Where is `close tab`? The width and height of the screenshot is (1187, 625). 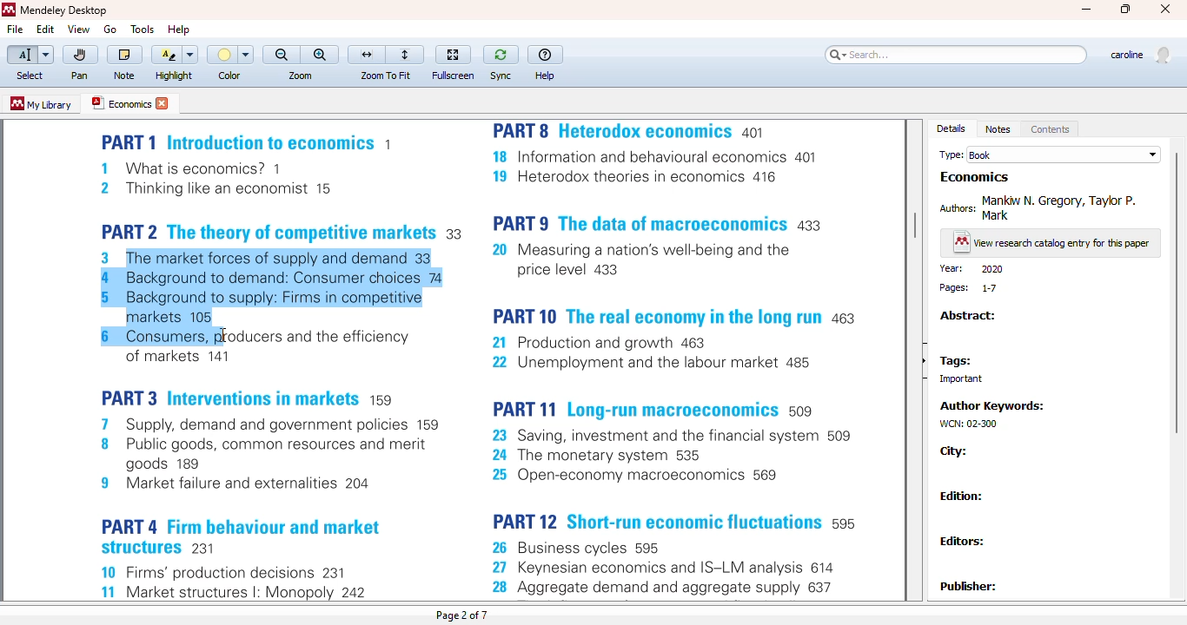 close tab is located at coordinates (163, 103).